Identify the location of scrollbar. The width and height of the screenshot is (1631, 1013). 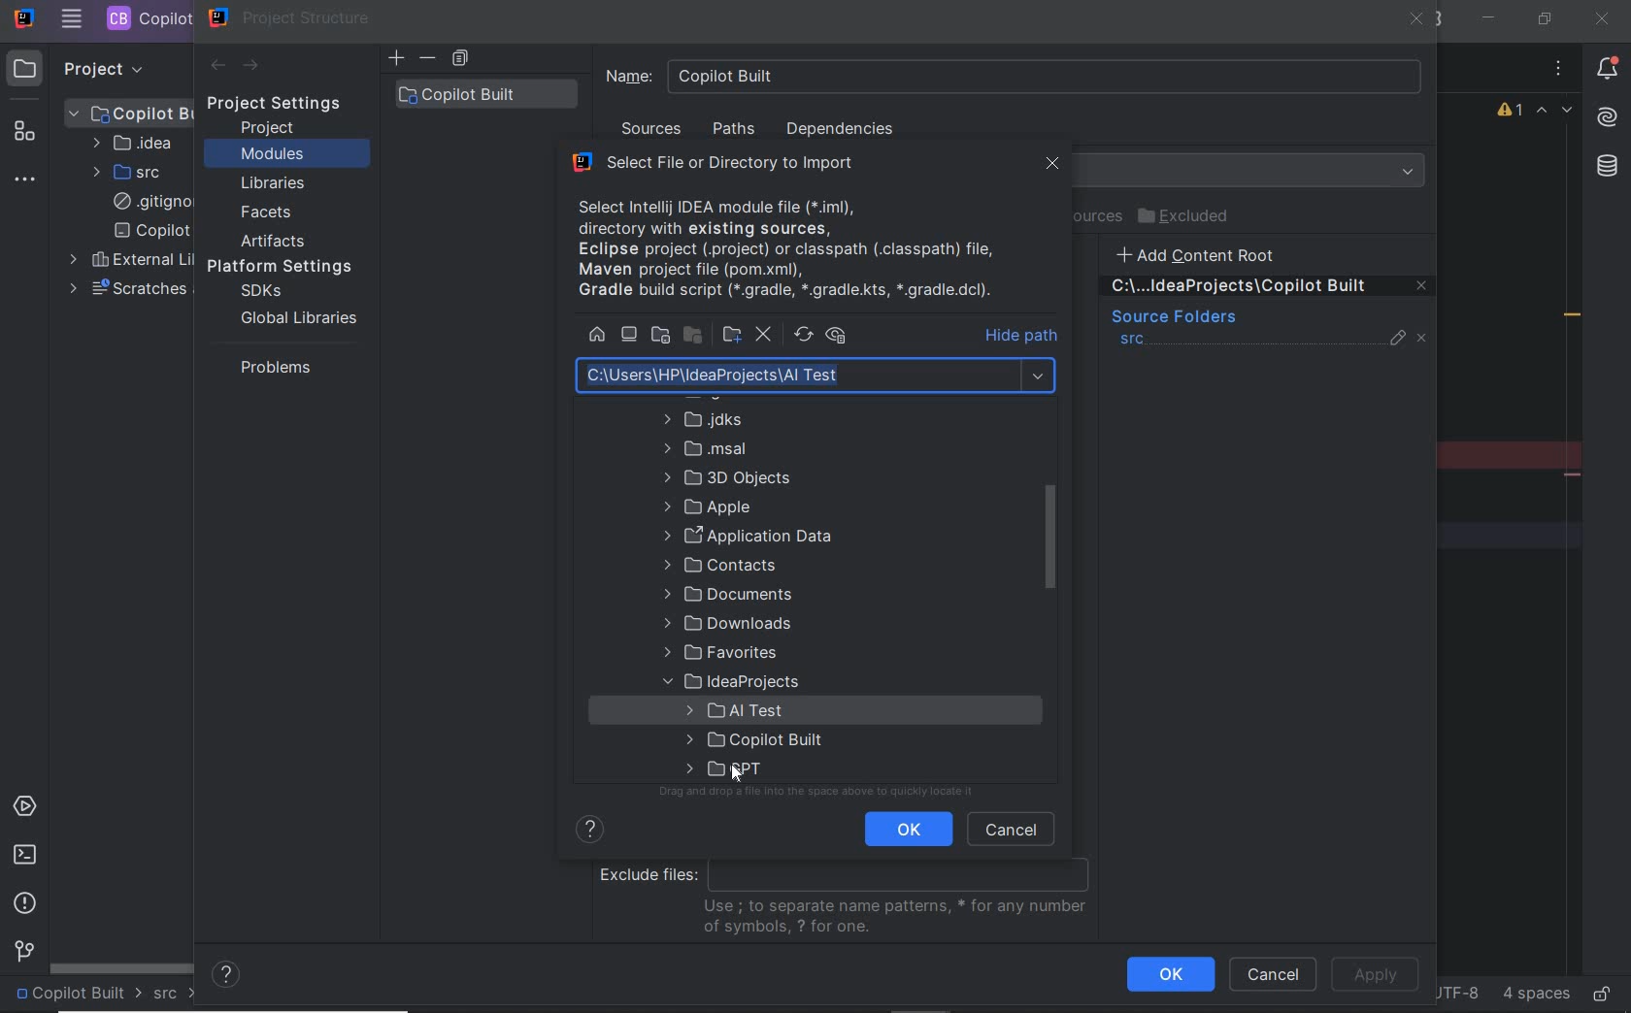
(122, 966).